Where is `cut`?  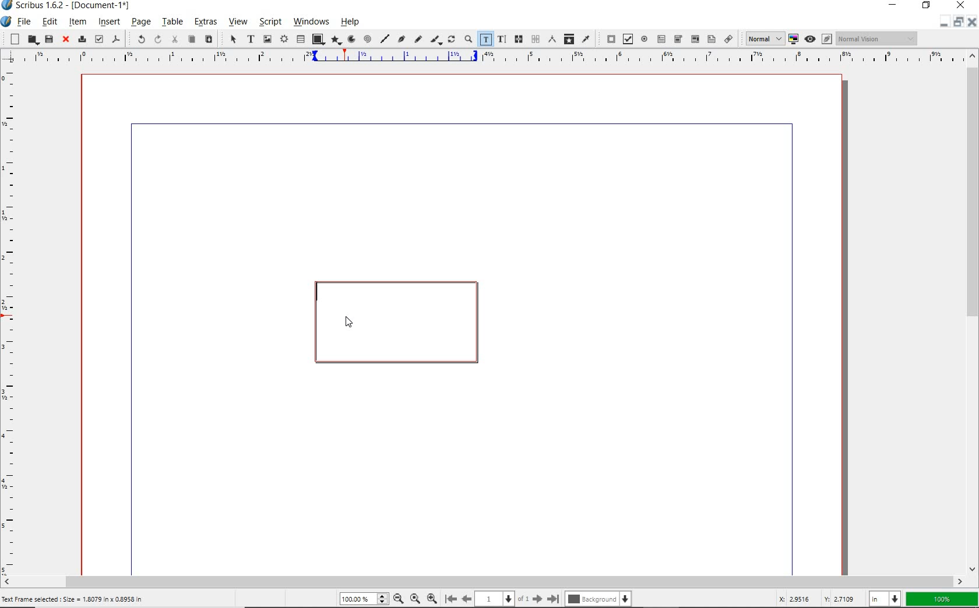 cut is located at coordinates (174, 39).